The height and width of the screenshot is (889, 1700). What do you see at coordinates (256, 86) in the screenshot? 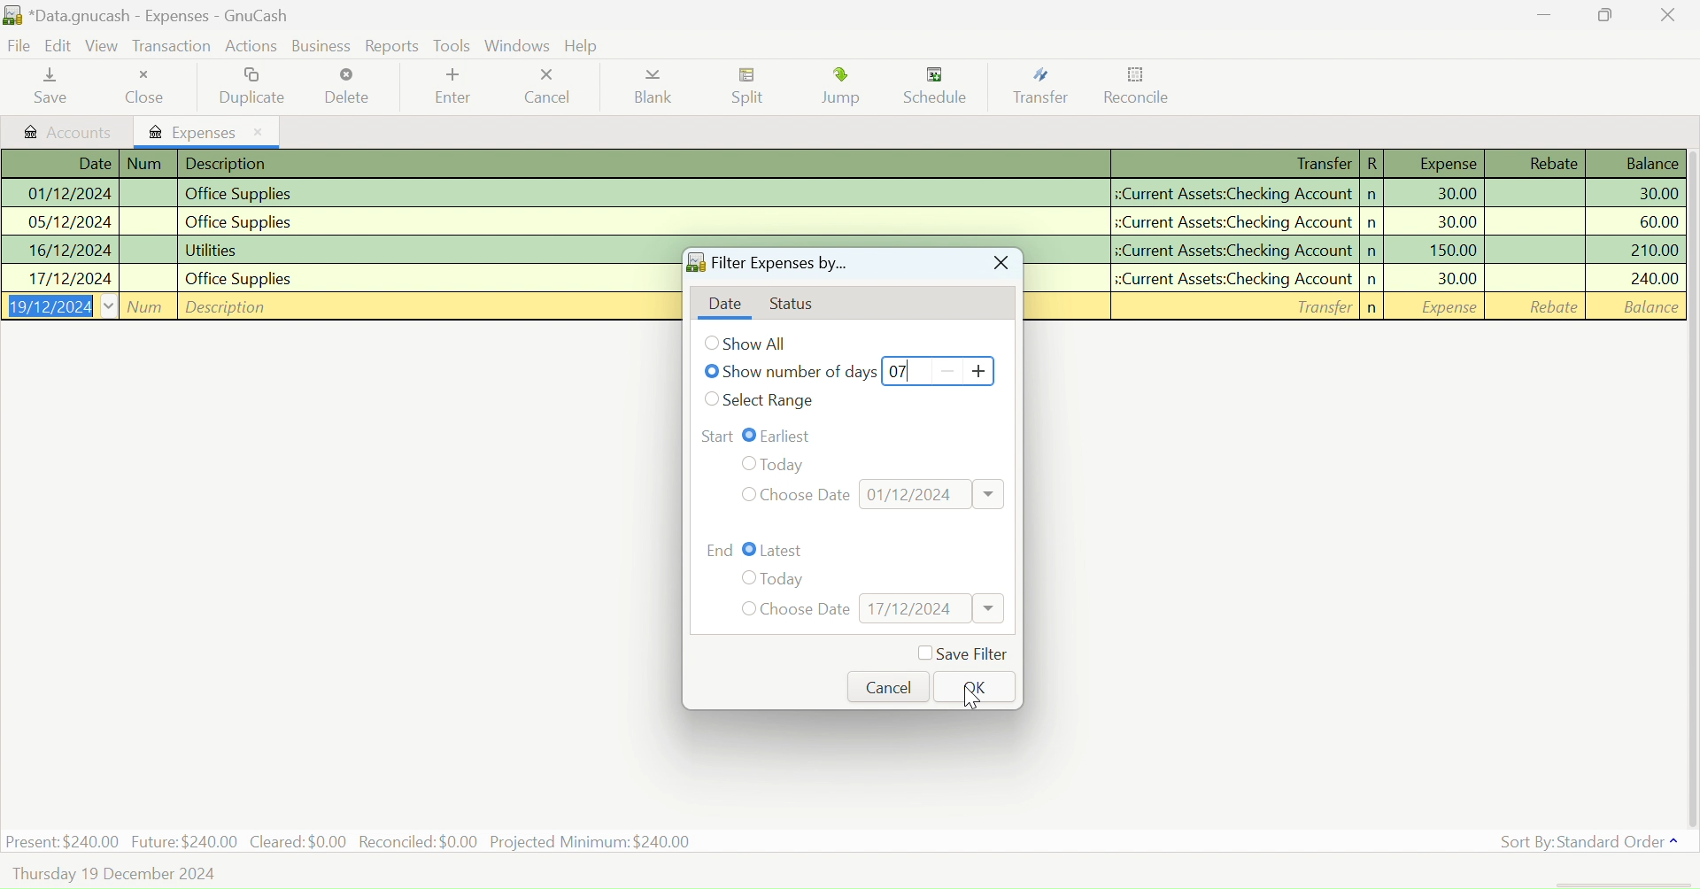
I see `Duplicate` at bounding box center [256, 86].